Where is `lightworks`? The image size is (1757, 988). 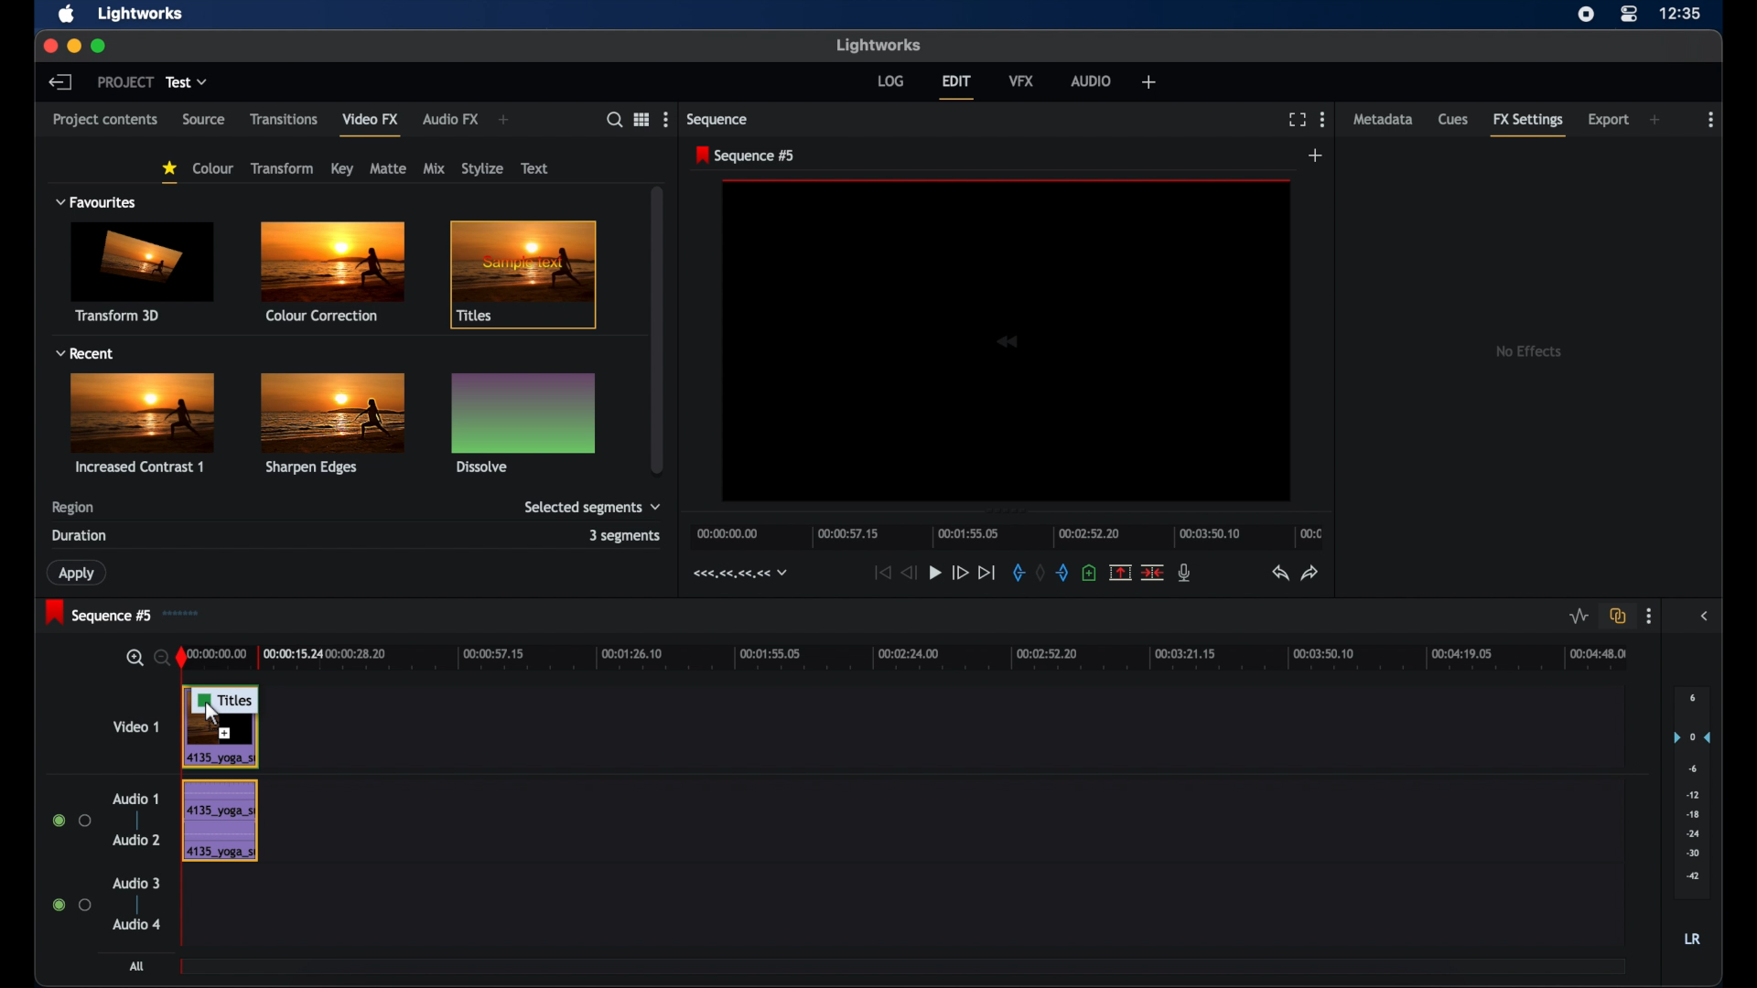
lightworks is located at coordinates (878, 45).